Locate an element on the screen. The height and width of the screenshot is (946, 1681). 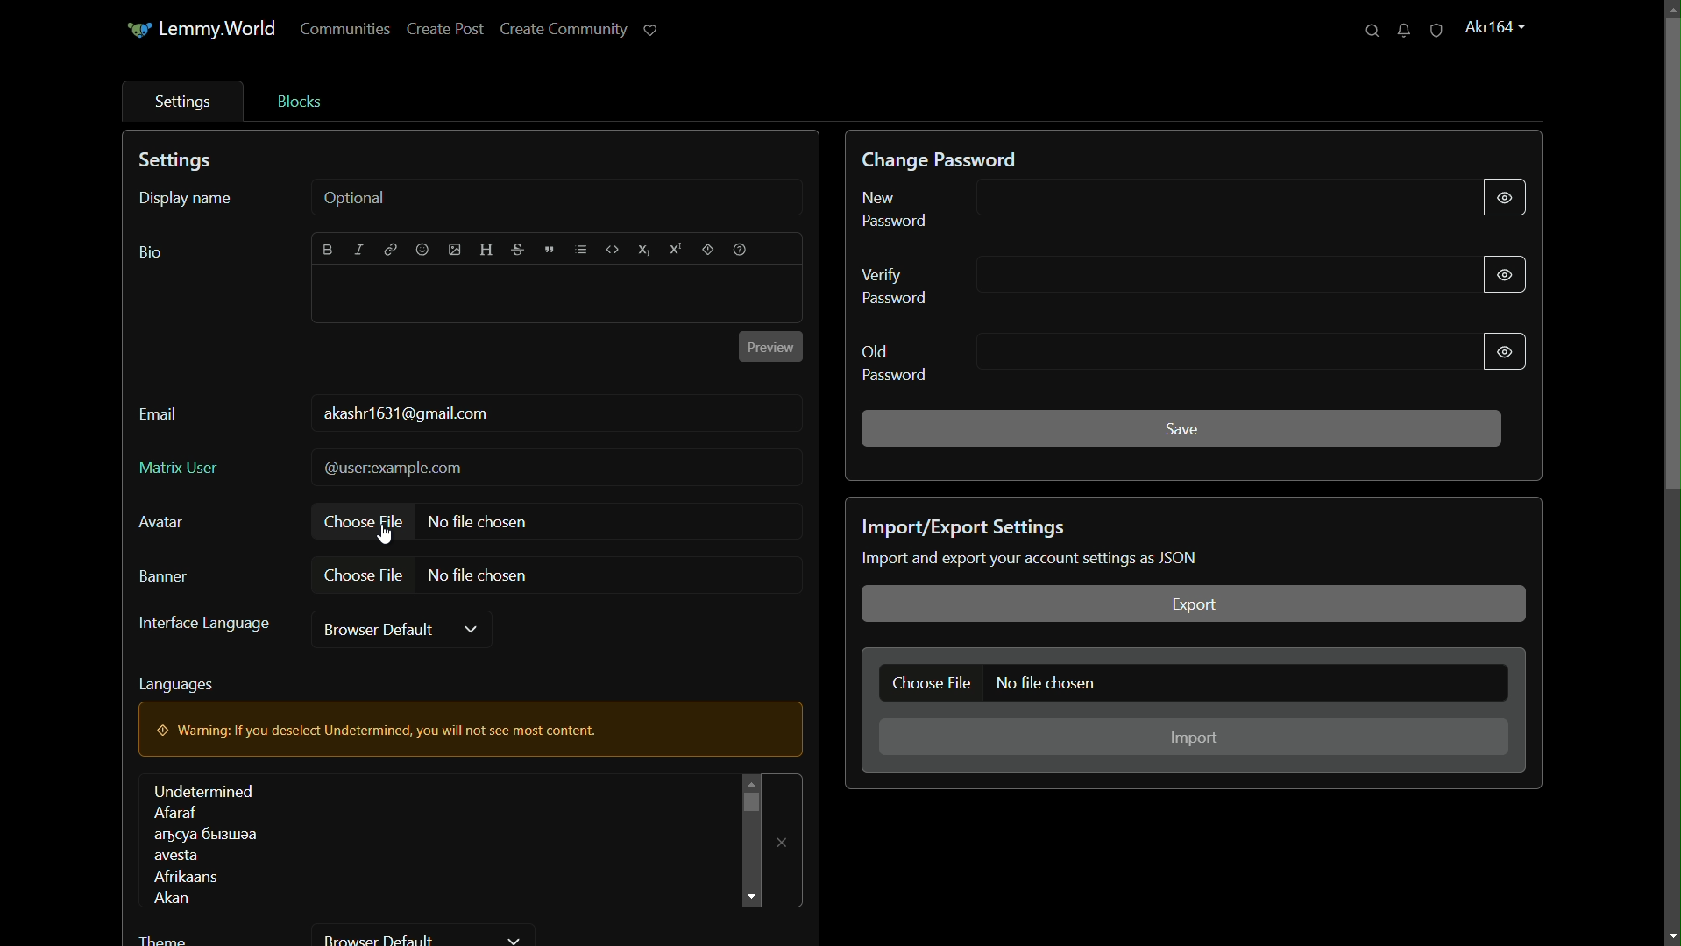
languages is located at coordinates (177, 685).